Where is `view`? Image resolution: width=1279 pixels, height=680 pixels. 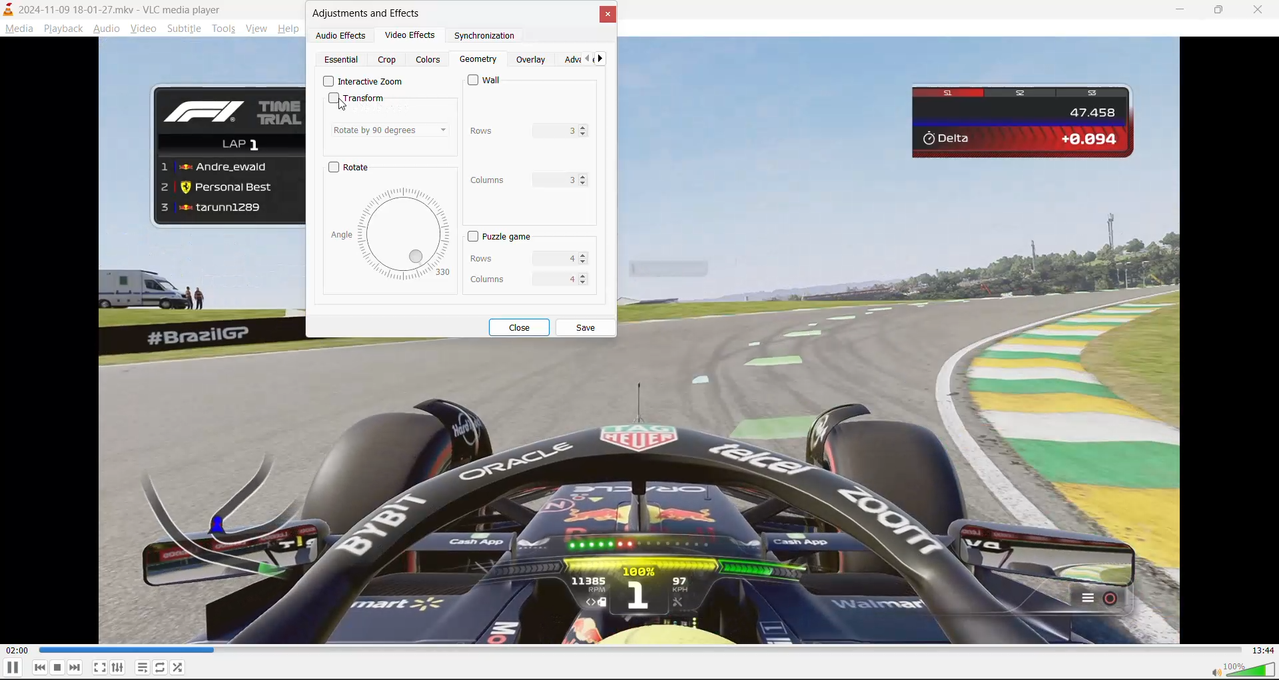 view is located at coordinates (255, 29).